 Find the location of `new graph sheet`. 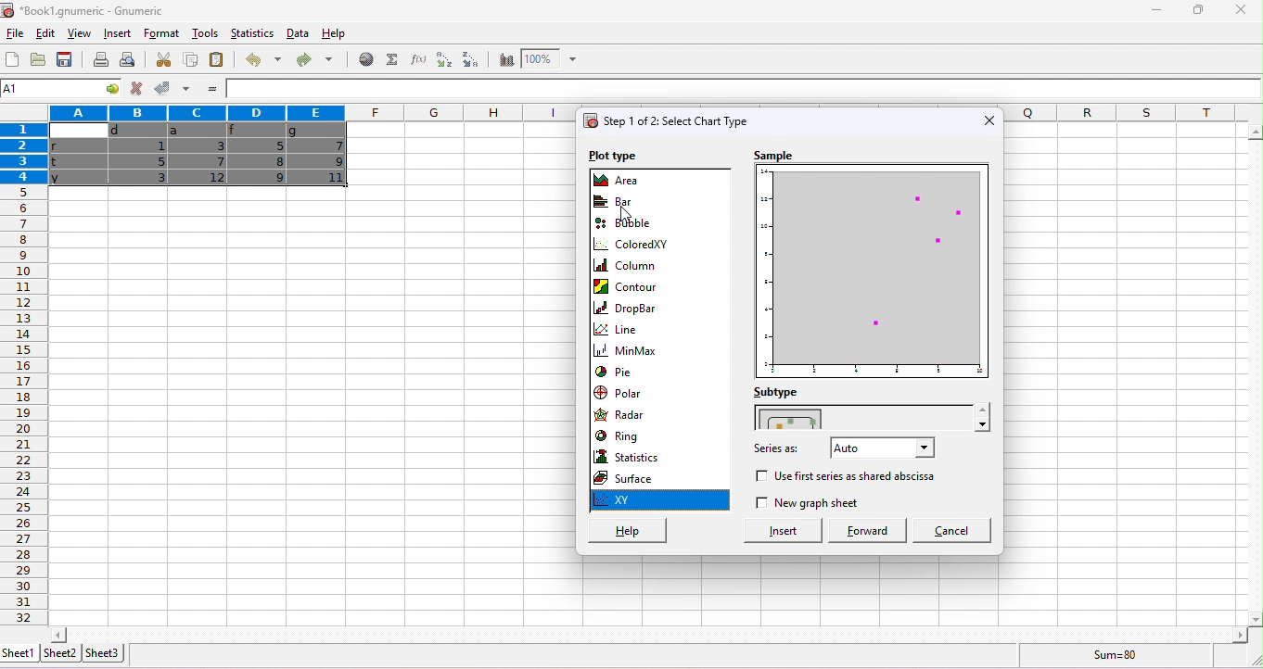

new graph sheet is located at coordinates (809, 504).